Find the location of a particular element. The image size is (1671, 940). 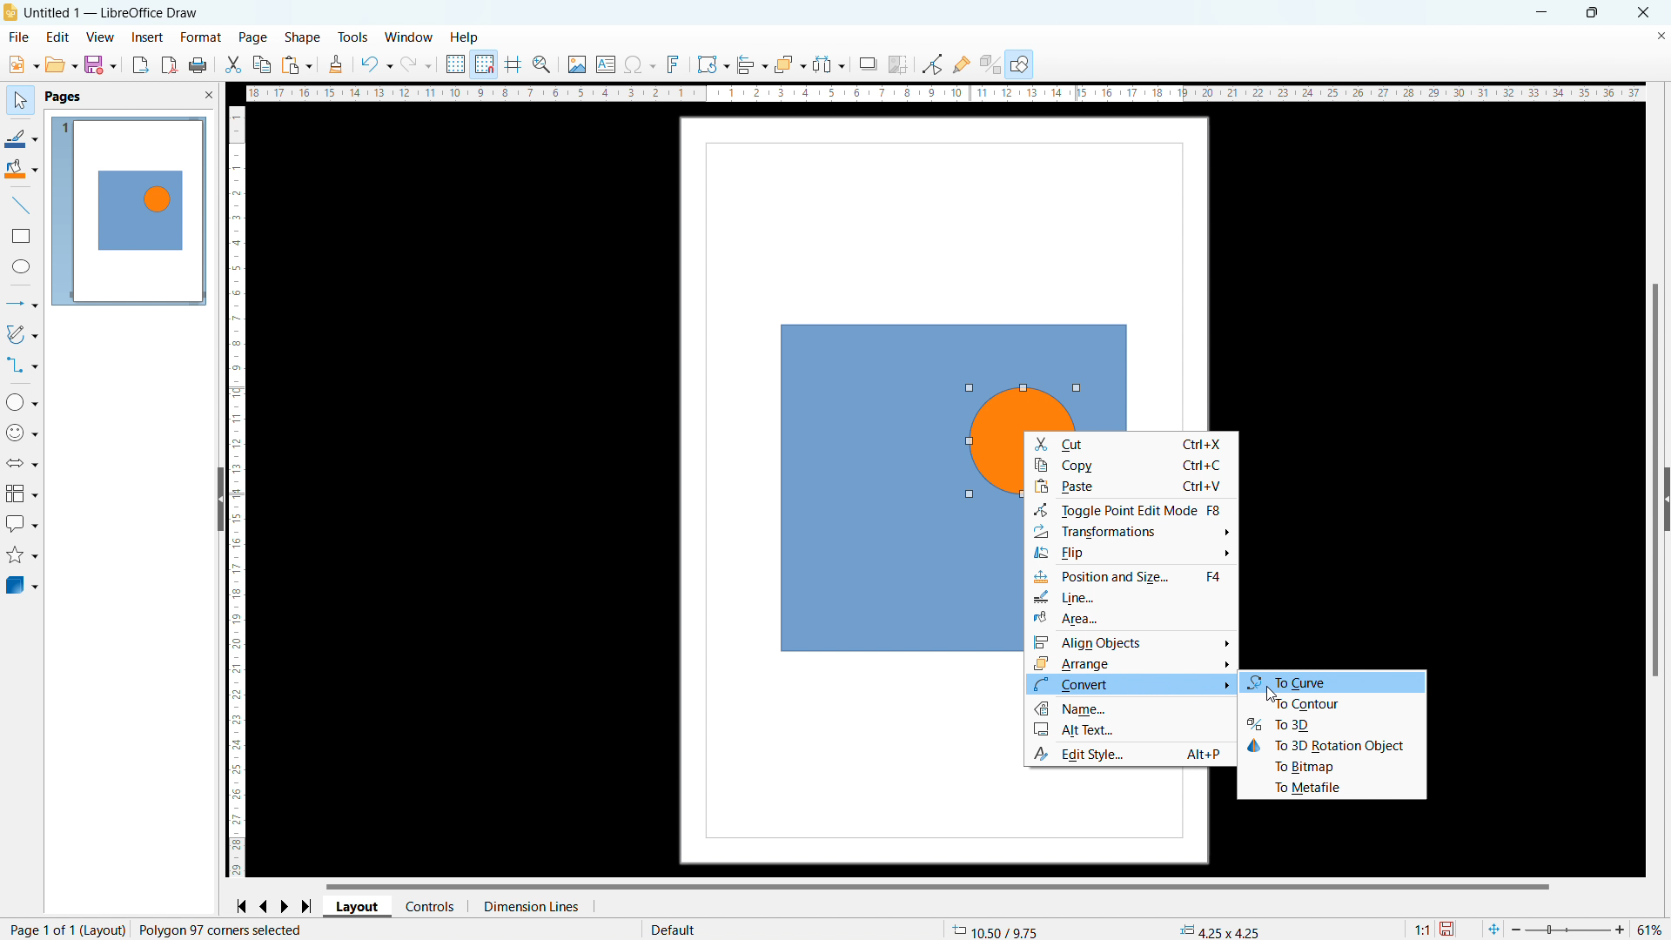

horizontal scrollbar is located at coordinates (937, 885).